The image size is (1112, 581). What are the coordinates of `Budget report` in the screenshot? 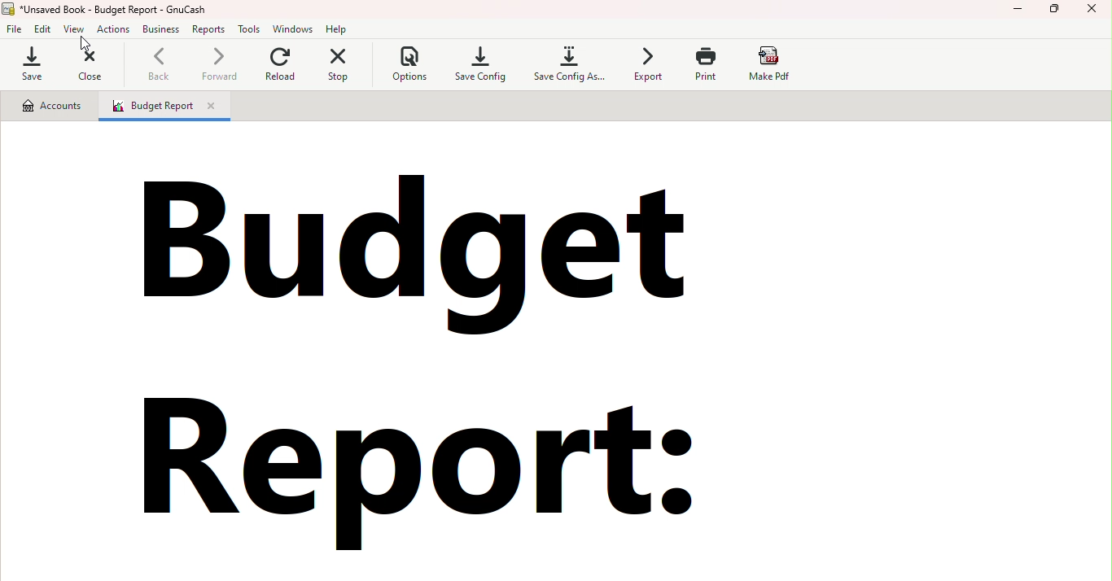 It's located at (146, 107).